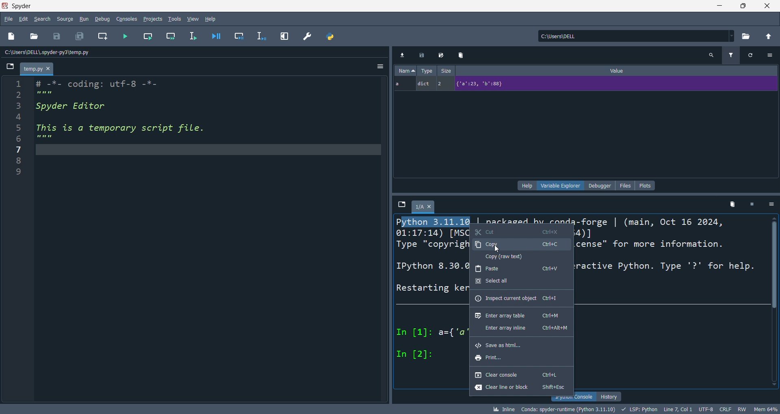 The width and height of the screenshot is (780, 414). I want to click on run cell and move, so click(173, 35).